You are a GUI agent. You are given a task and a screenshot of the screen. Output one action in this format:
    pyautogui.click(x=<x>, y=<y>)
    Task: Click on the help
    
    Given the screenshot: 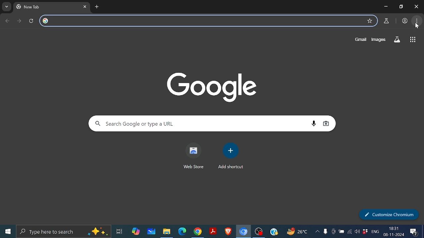 What is the action you would take?
    pyautogui.click(x=274, y=232)
    